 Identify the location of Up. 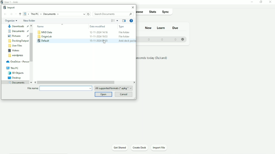
(32, 26).